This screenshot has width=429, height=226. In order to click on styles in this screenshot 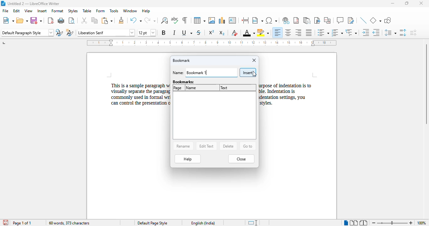, I will do `click(73, 11)`.